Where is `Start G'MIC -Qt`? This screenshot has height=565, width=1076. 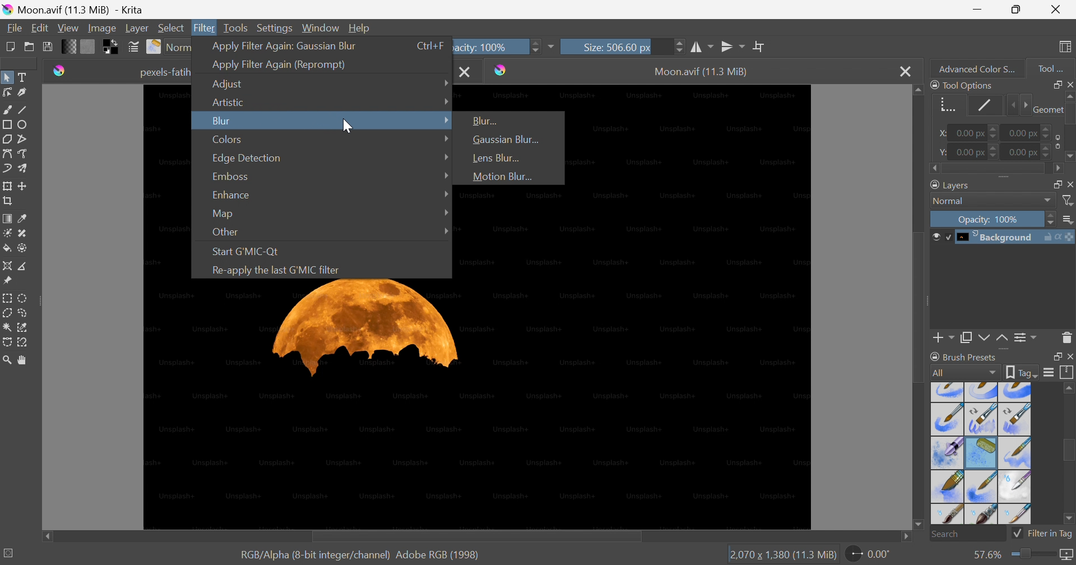
Start G'MIC -Qt is located at coordinates (245, 252).